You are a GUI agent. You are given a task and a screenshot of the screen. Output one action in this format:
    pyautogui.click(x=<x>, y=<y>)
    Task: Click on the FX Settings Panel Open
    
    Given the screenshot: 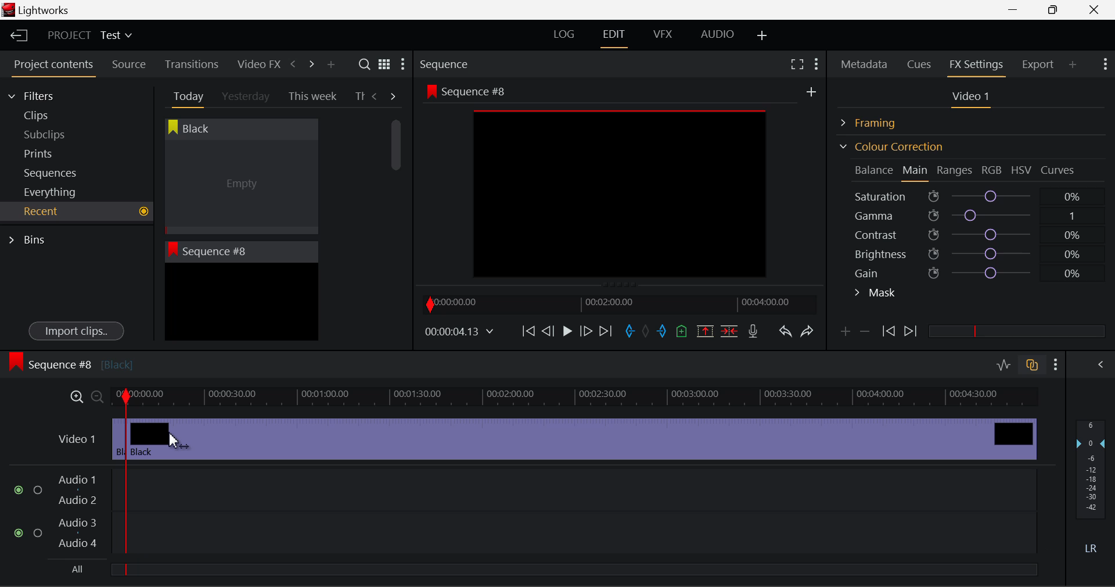 What is the action you would take?
    pyautogui.click(x=977, y=66)
    